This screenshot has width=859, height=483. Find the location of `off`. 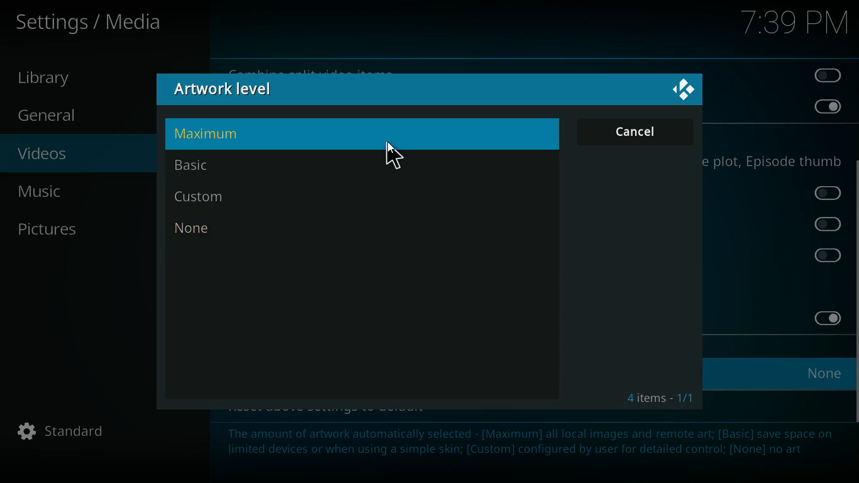

off is located at coordinates (829, 225).